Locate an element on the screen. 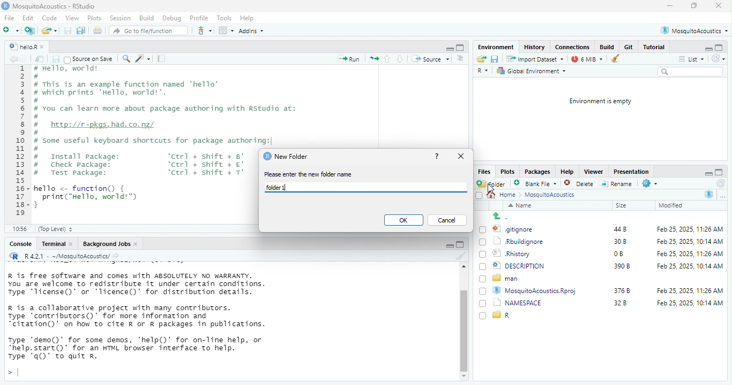 The image size is (732, 385).  .gitignore is located at coordinates (517, 230).